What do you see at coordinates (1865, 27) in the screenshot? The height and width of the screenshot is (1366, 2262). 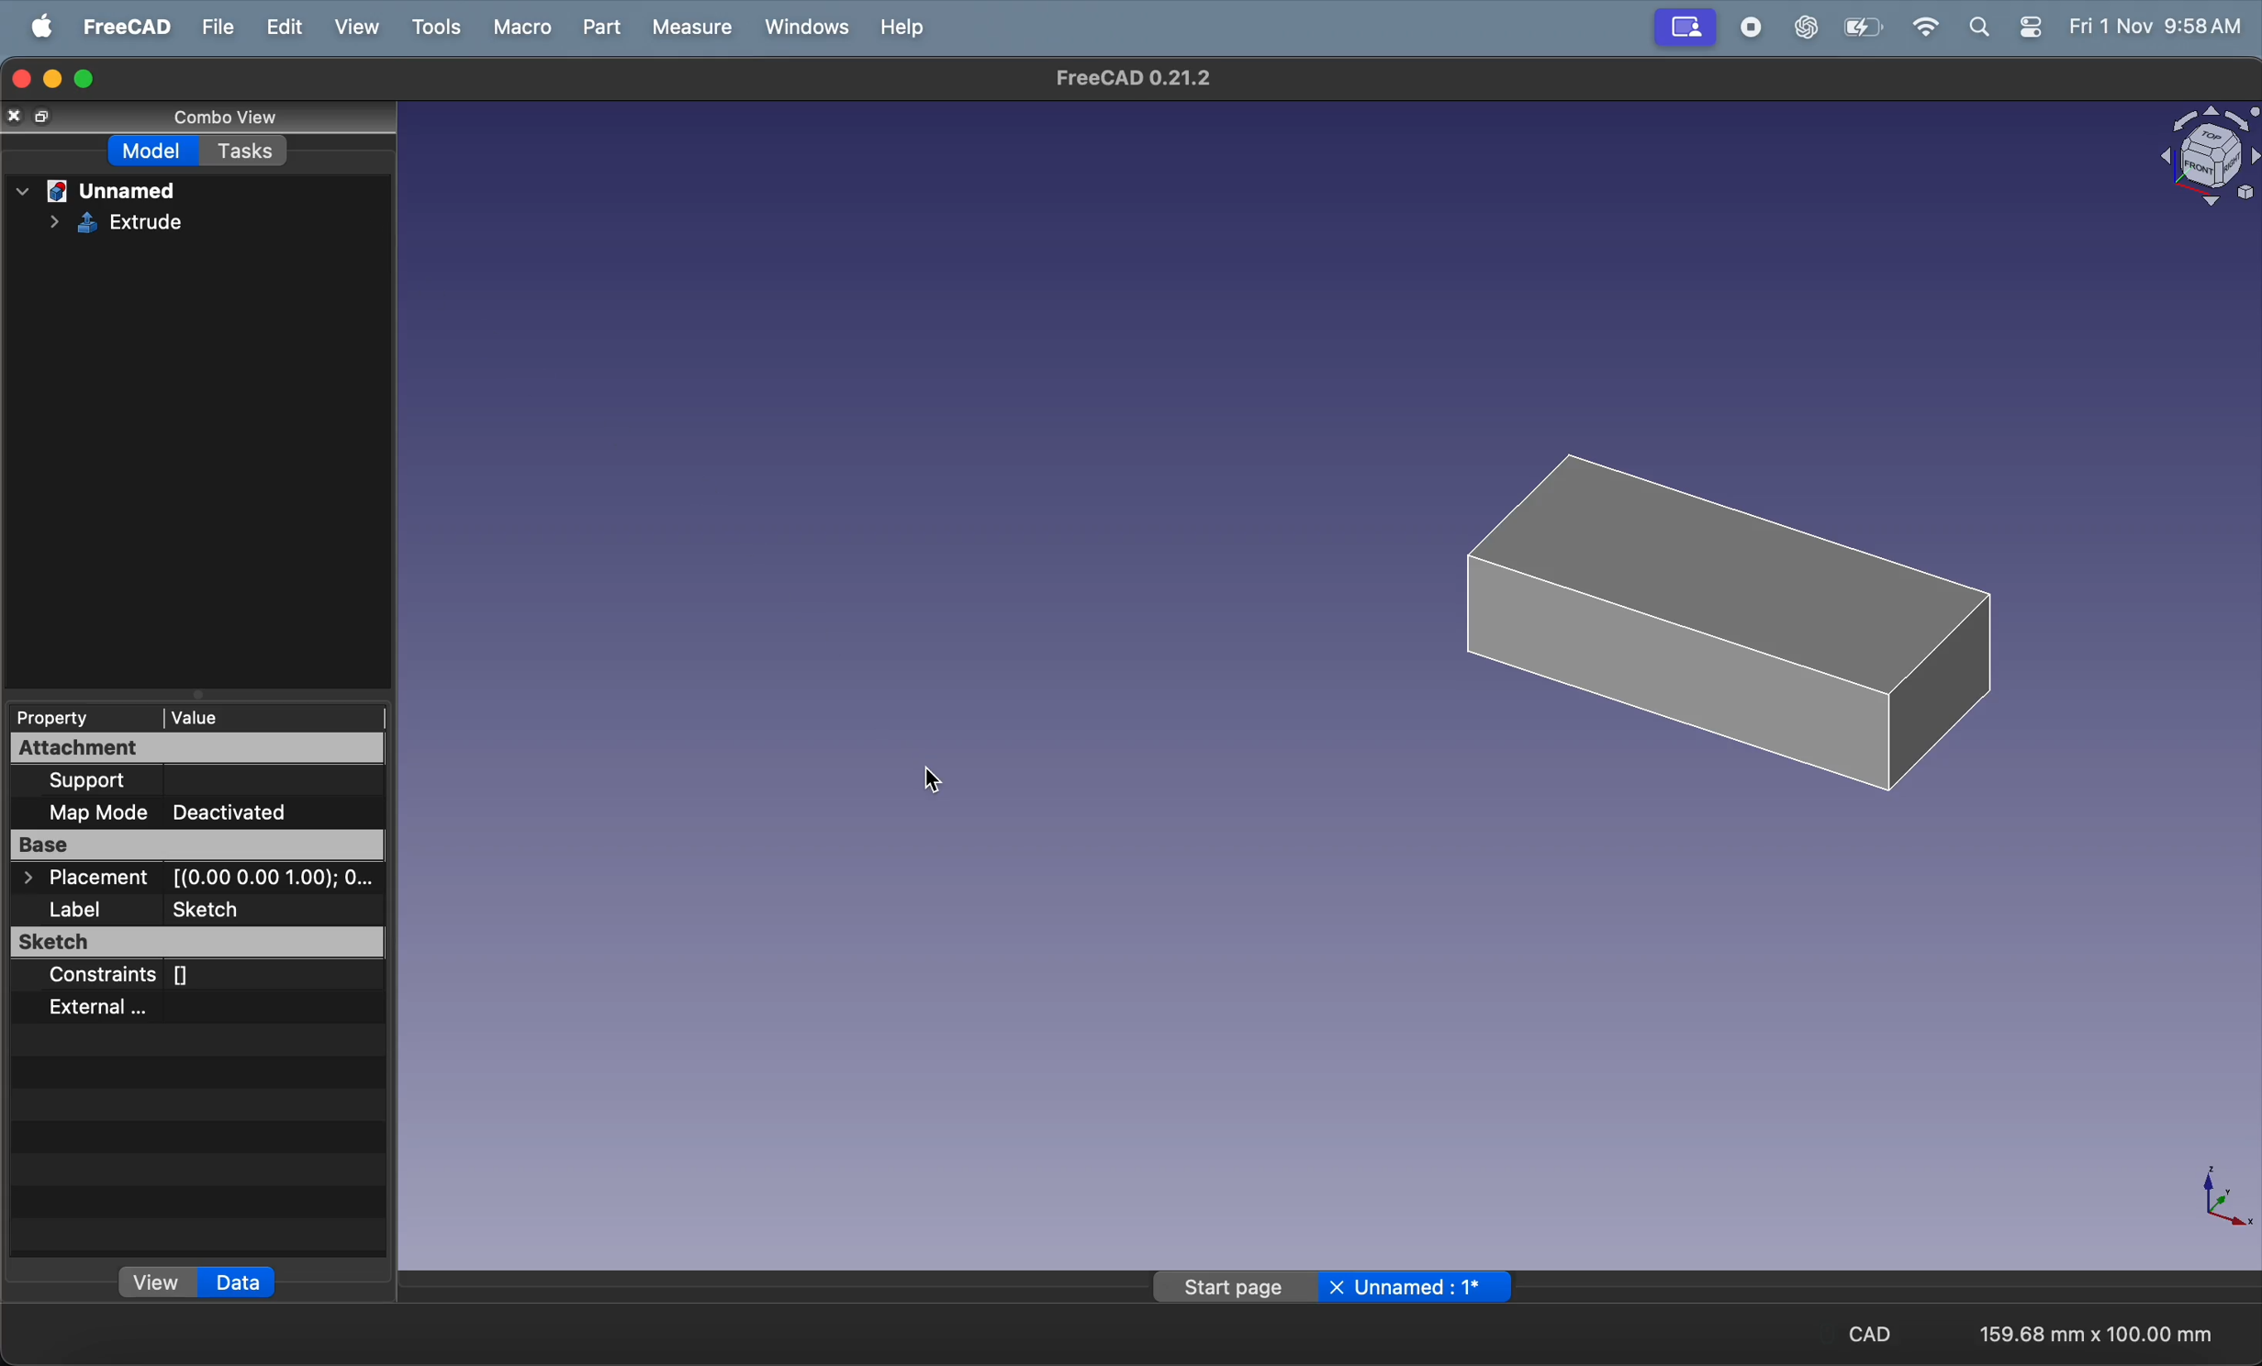 I see `battery` at bounding box center [1865, 27].